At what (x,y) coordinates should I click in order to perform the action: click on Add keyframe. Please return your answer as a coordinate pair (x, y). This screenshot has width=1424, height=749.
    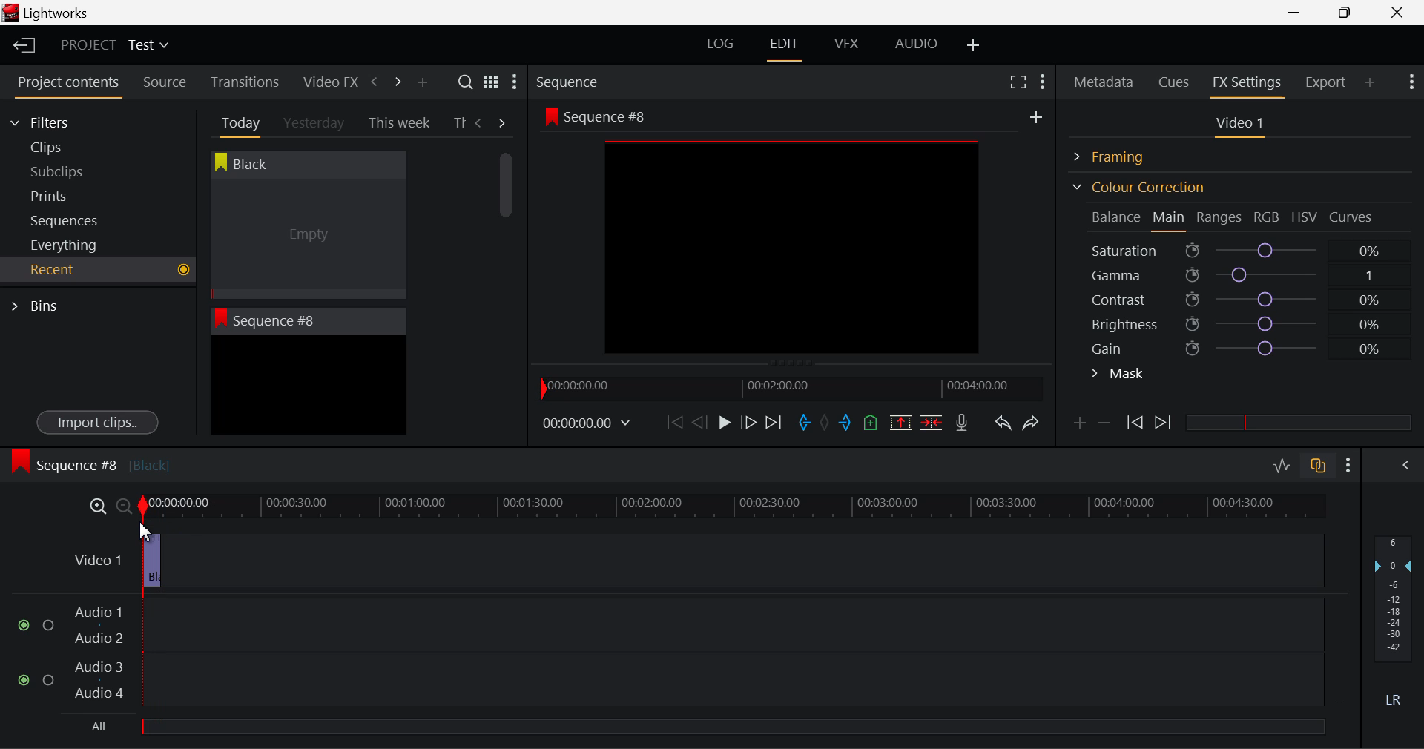
    Looking at the image, I should click on (1077, 426).